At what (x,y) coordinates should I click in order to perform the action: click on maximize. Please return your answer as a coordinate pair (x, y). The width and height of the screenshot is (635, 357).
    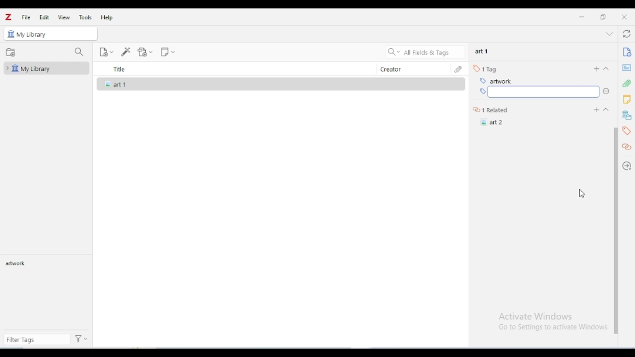
    Looking at the image, I should click on (604, 17).